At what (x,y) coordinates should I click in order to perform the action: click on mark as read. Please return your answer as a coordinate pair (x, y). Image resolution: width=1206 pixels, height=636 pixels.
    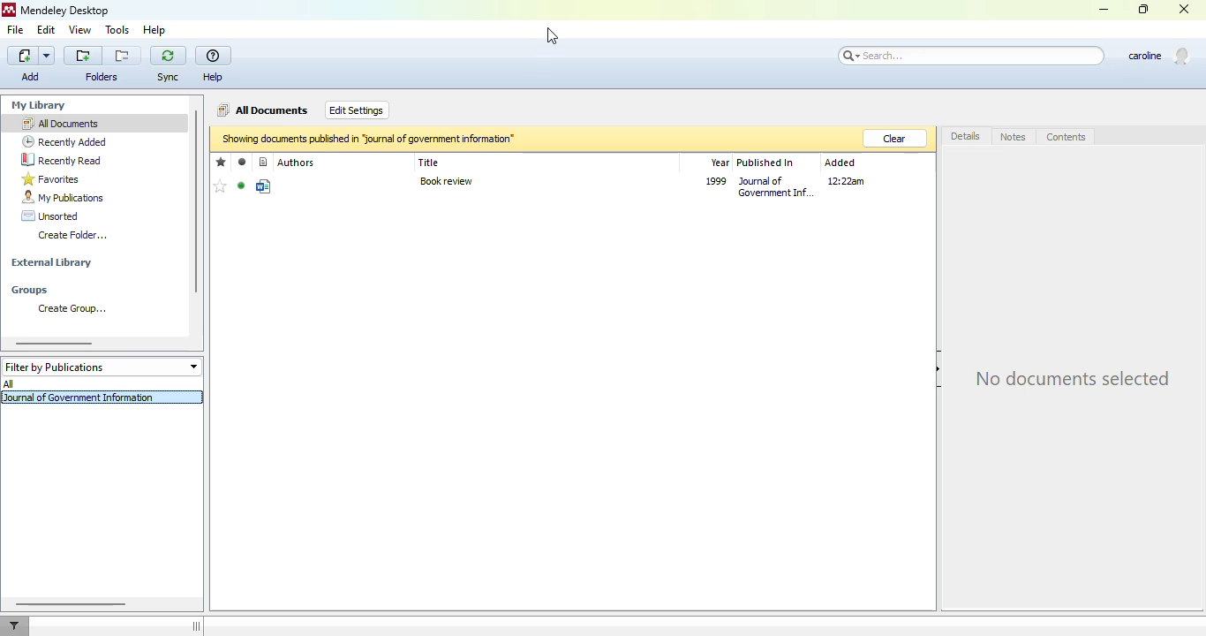
    Looking at the image, I should click on (241, 185).